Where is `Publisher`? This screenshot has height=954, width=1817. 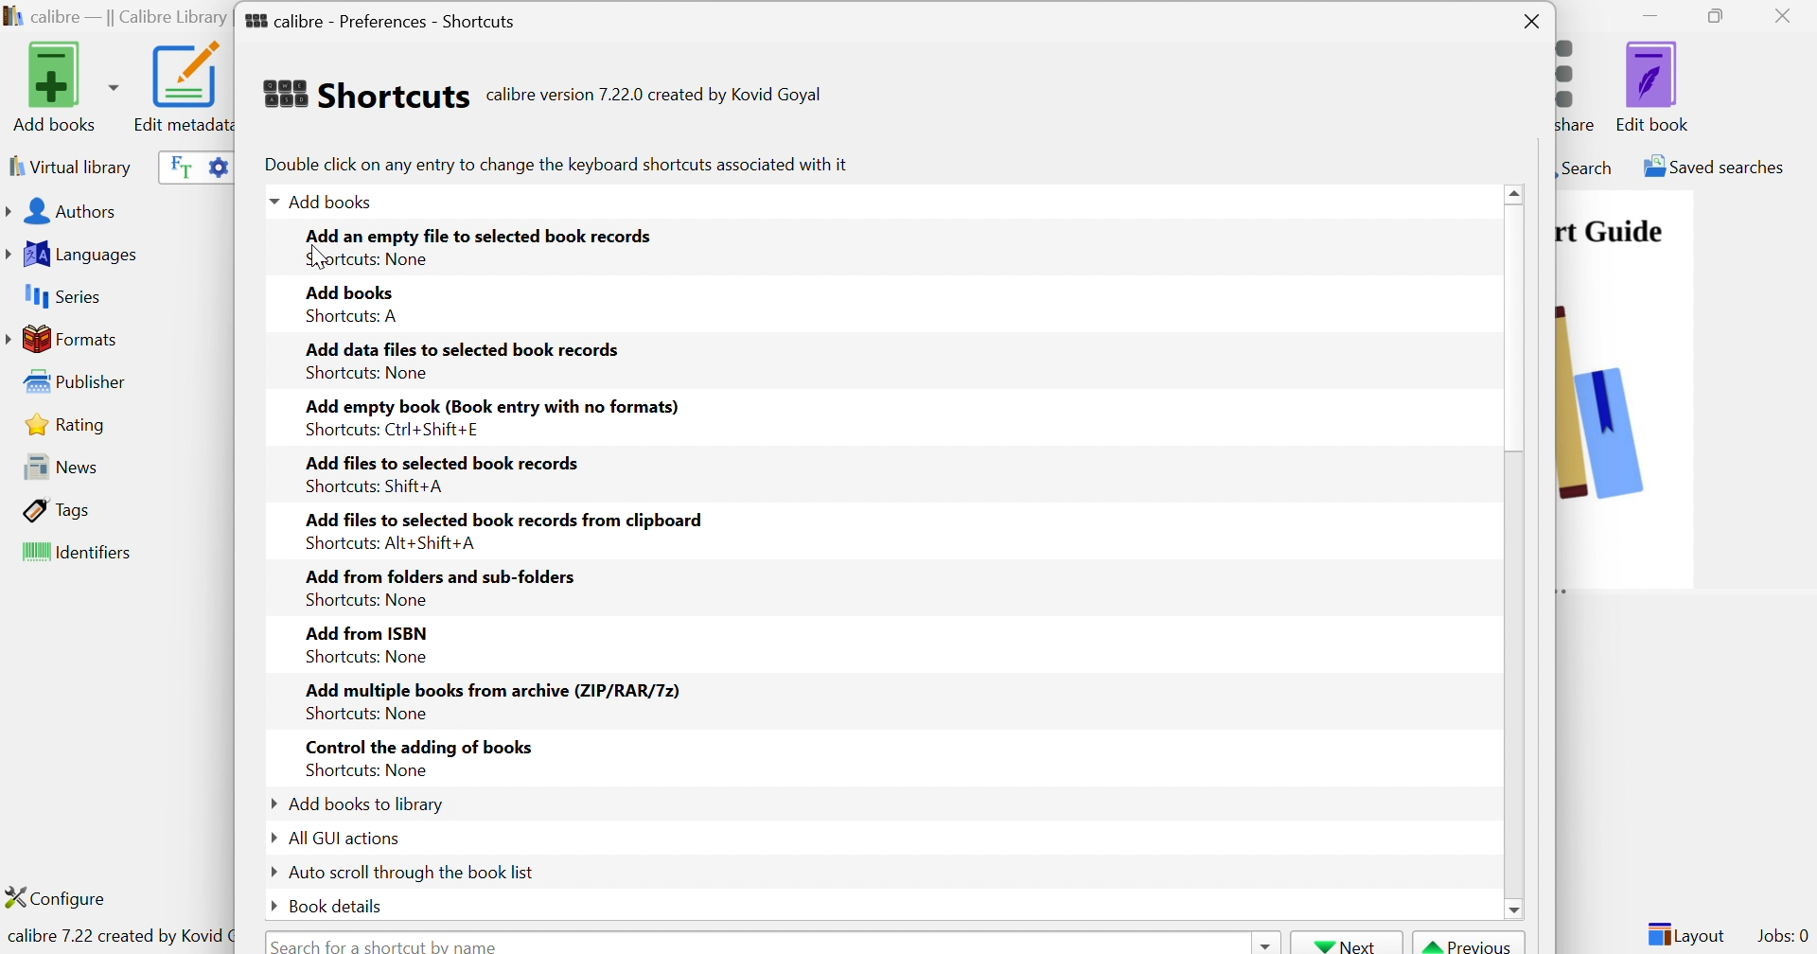
Publisher is located at coordinates (79, 382).